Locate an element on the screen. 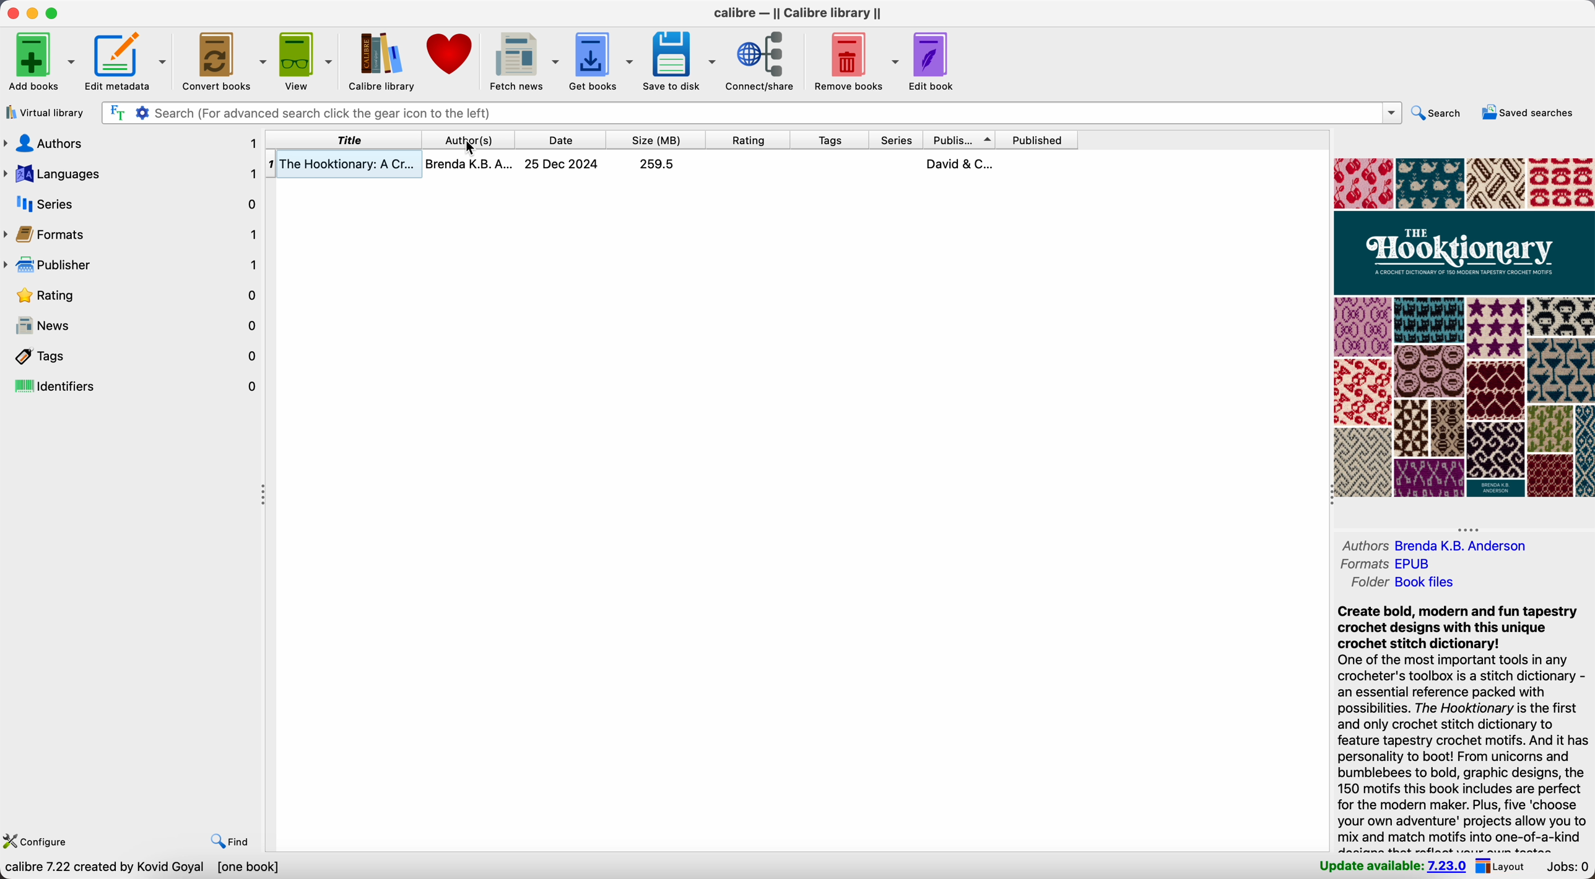 Image resolution: width=1595 pixels, height=879 pixels. synopsis is located at coordinates (1461, 726).